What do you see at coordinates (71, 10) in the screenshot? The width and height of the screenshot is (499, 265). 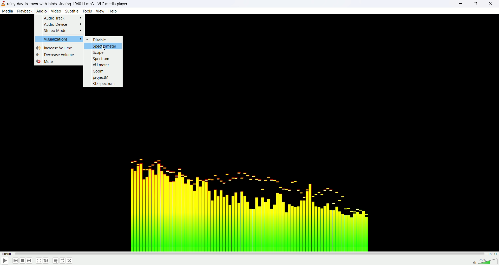 I see `subtitle` at bounding box center [71, 10].